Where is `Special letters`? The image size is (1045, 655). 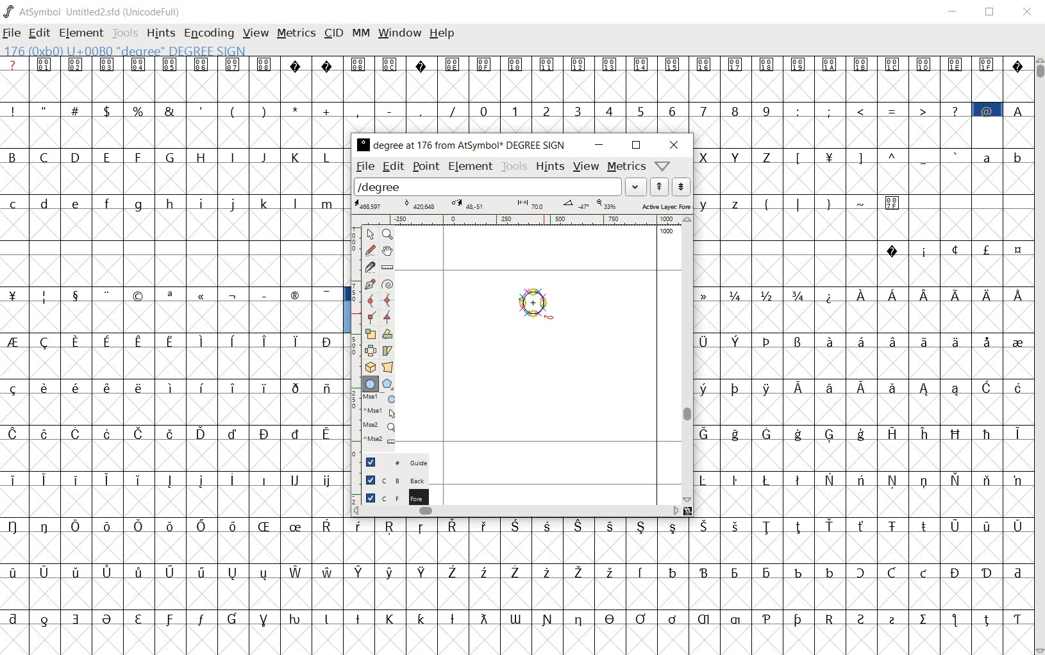 Special letters is located at coordinates (924, 295).